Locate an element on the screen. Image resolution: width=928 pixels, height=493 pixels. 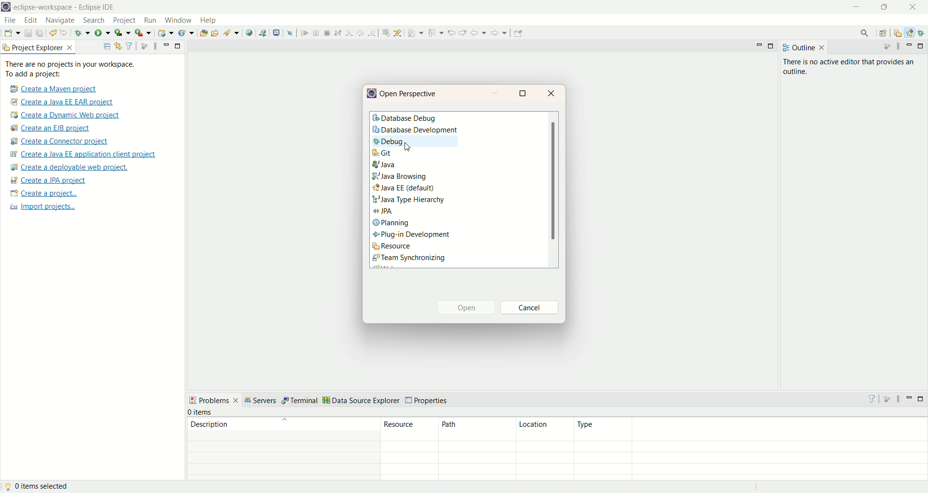
disconnect is located at coordinates (337, 32).